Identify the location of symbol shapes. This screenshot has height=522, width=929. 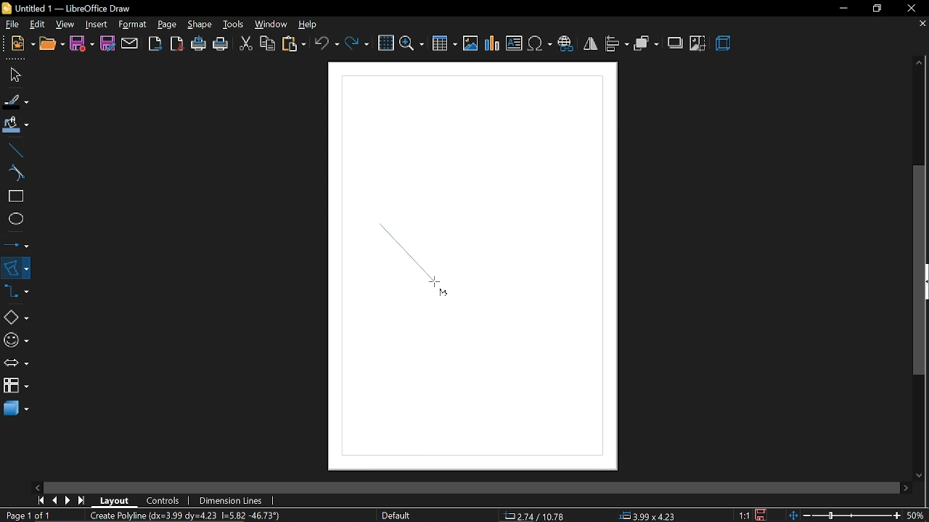
(15, 340).